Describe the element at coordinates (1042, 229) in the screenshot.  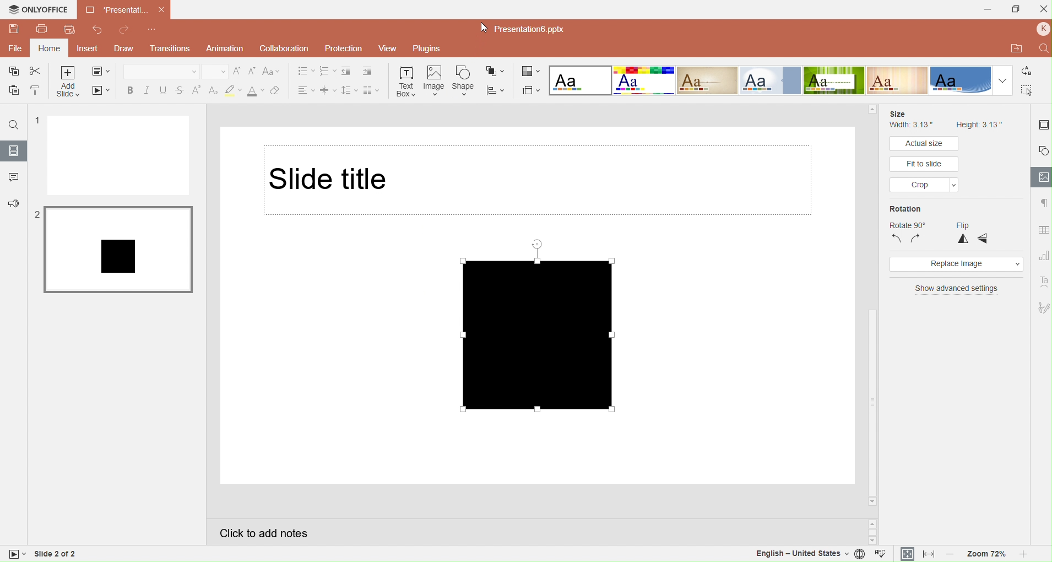
I see `Table setting` at that location.